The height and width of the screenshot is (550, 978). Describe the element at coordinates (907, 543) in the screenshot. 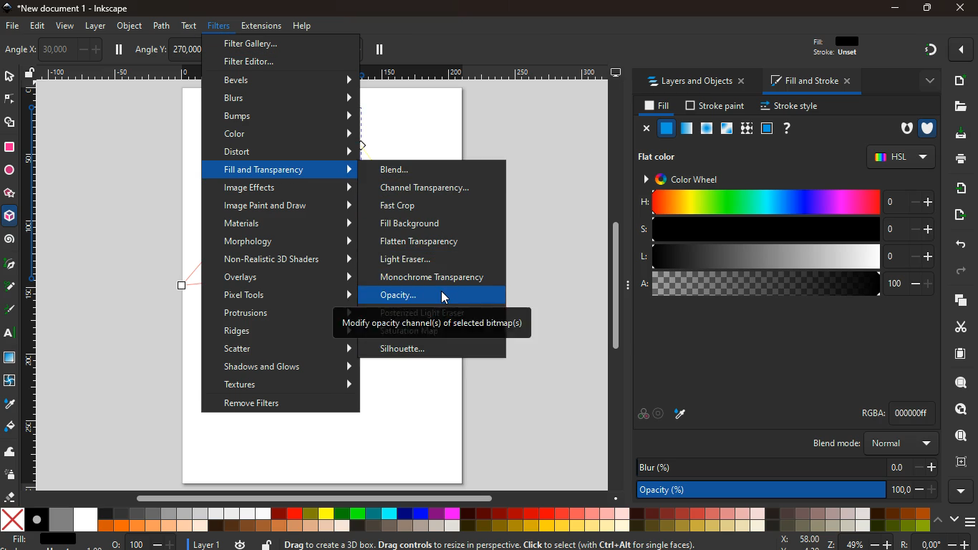

I see `` at that location.